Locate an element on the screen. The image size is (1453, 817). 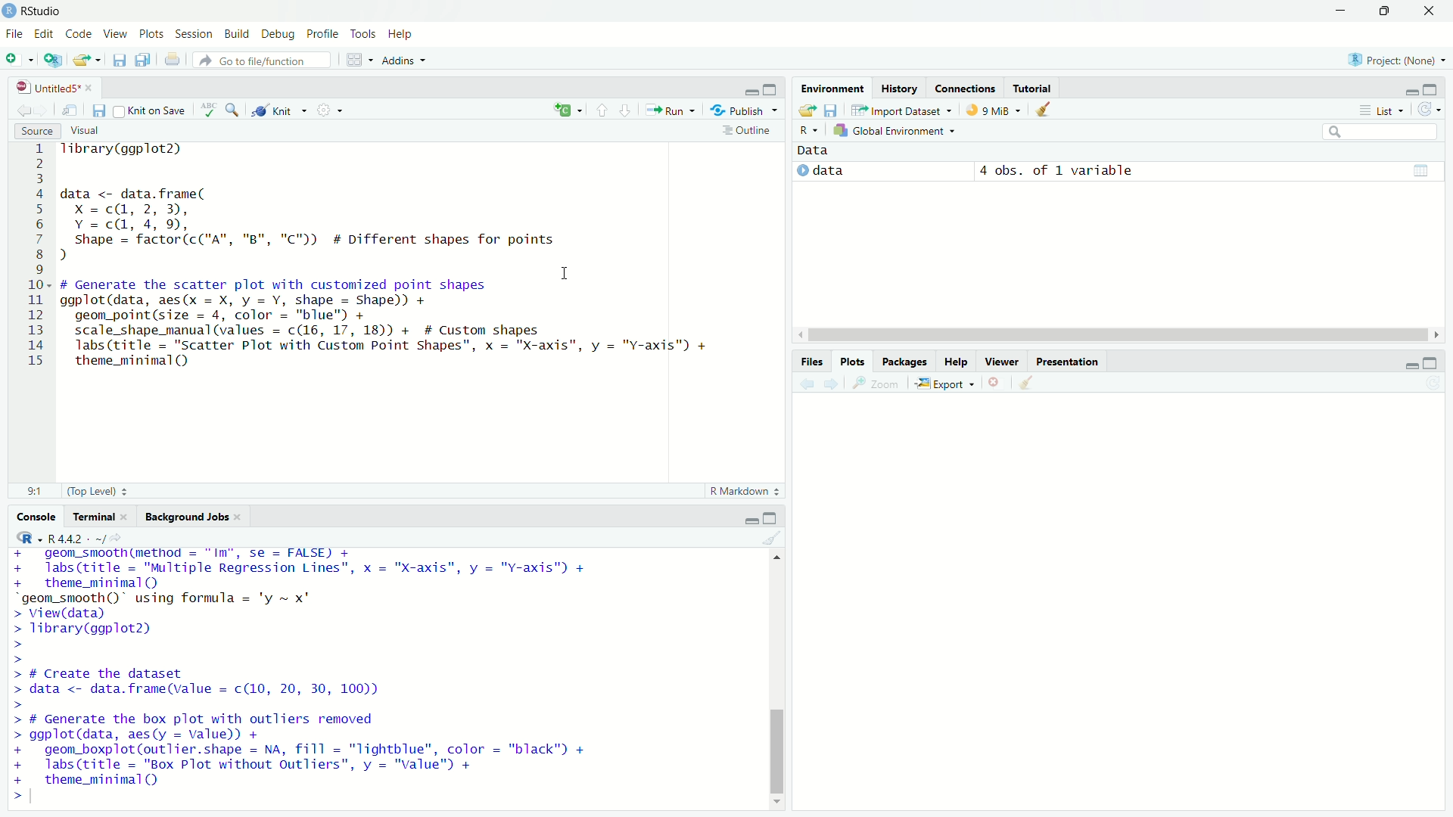
Workspace panes is located at coordinates (358, 60).